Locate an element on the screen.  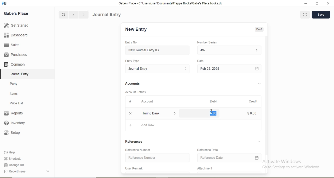
New Entry is located at coordinates (136, 29).